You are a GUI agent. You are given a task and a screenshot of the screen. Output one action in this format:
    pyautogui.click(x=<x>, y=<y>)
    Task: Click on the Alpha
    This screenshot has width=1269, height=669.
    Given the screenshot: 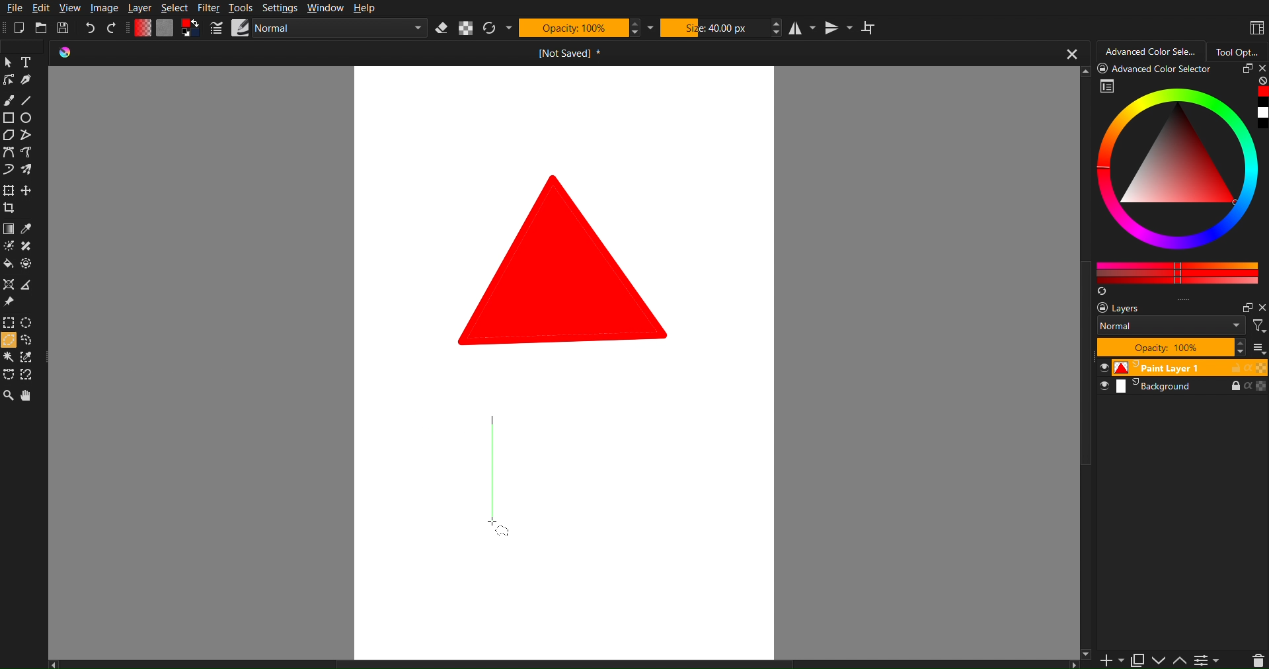 What is the action you would take?
    pyautogui.click(x=469, y=28)
    